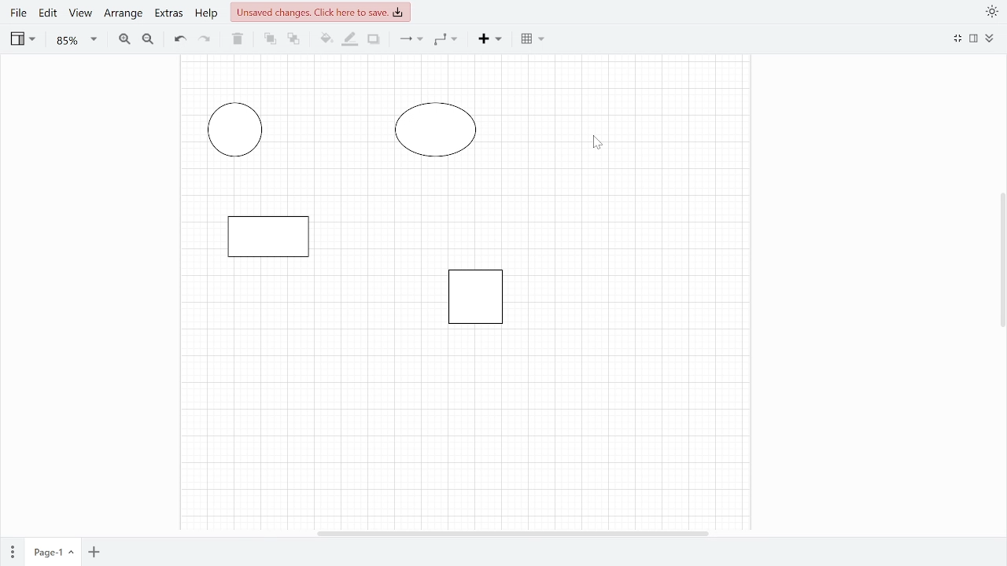  I want to click on elipse, so click(234, 129).